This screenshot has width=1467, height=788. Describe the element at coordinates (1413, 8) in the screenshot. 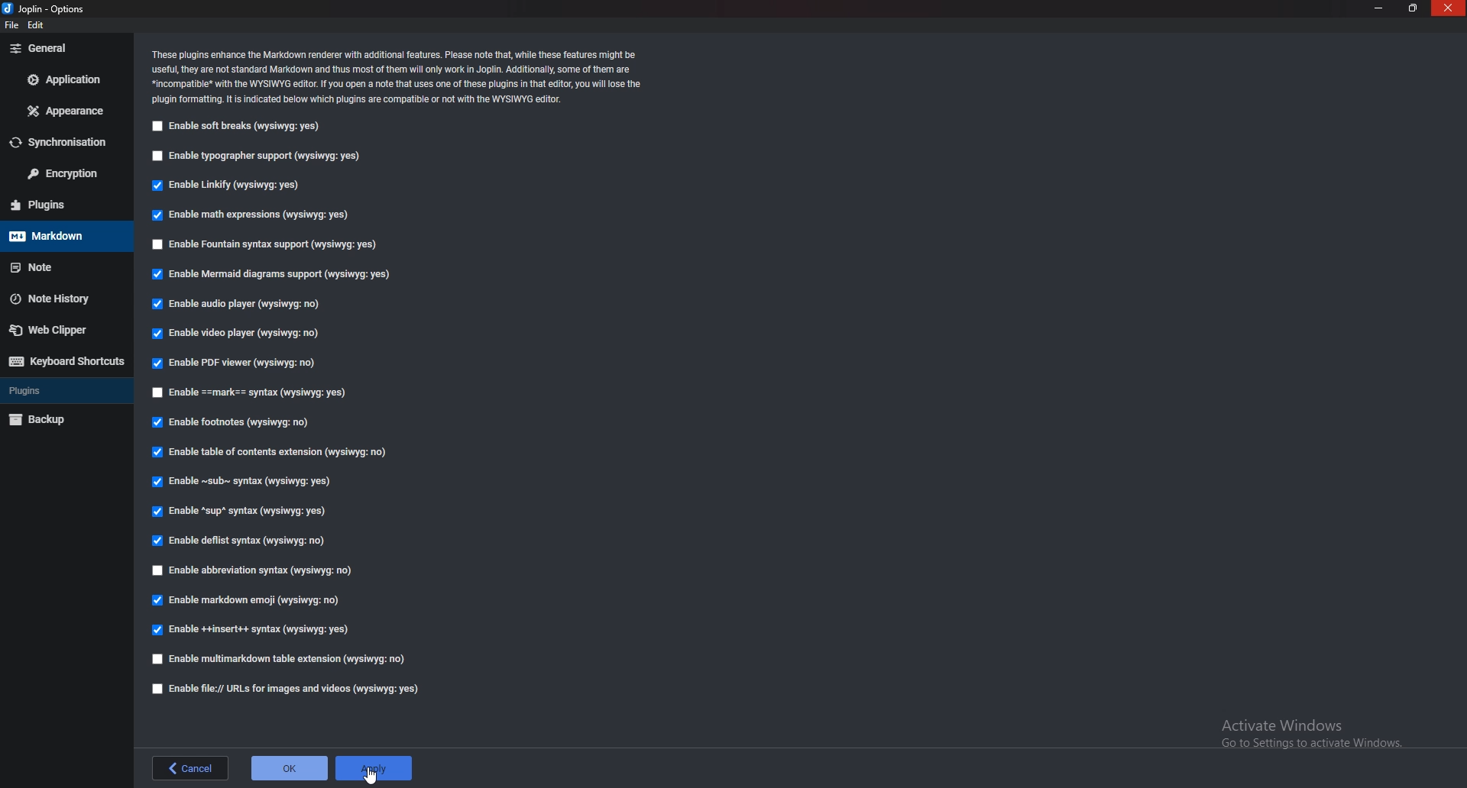

I see `resize` at that location.